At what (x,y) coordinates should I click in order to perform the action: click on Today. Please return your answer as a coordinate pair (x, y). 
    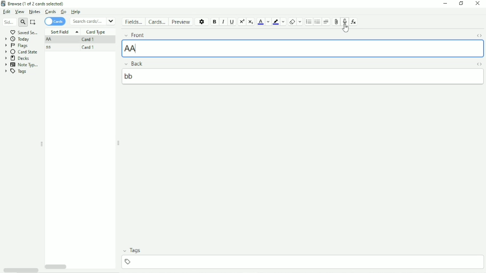
    Looking at the image, I should click on (18, 40).